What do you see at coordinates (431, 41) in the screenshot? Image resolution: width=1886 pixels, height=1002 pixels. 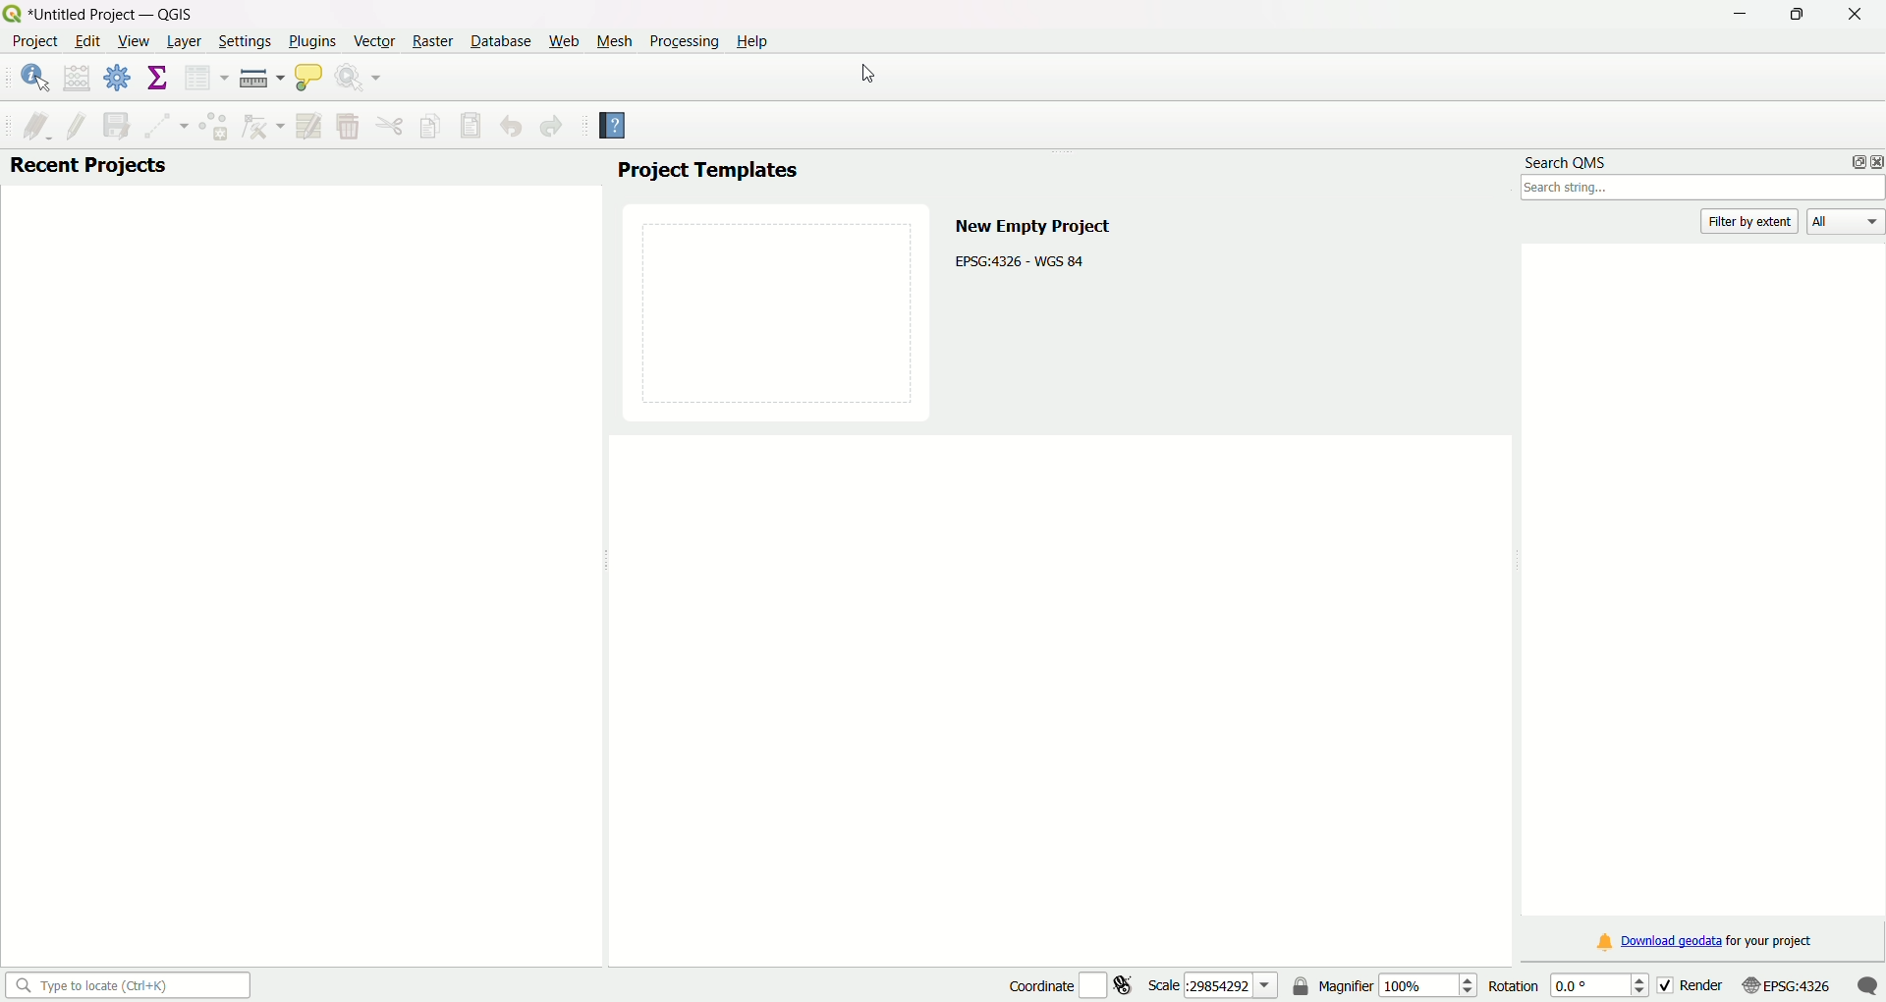 I see `Raster` at bounding box center [431, 41].